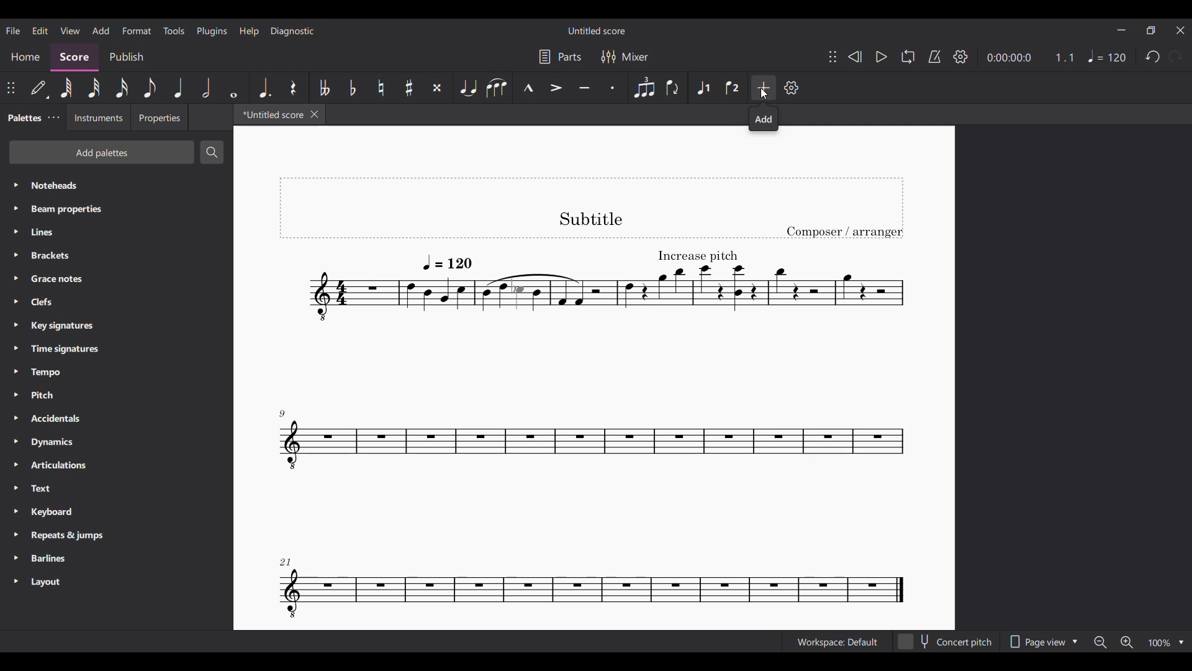 The height and width of the screenshot is (671, 1192). I want to click on Settings, so click(792, 88).